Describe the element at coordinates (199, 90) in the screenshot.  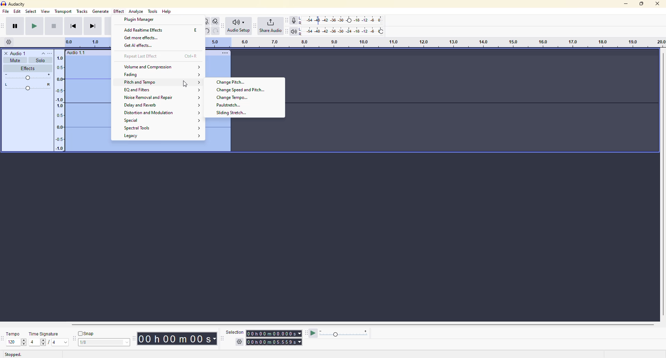
I see `expand` at that location.